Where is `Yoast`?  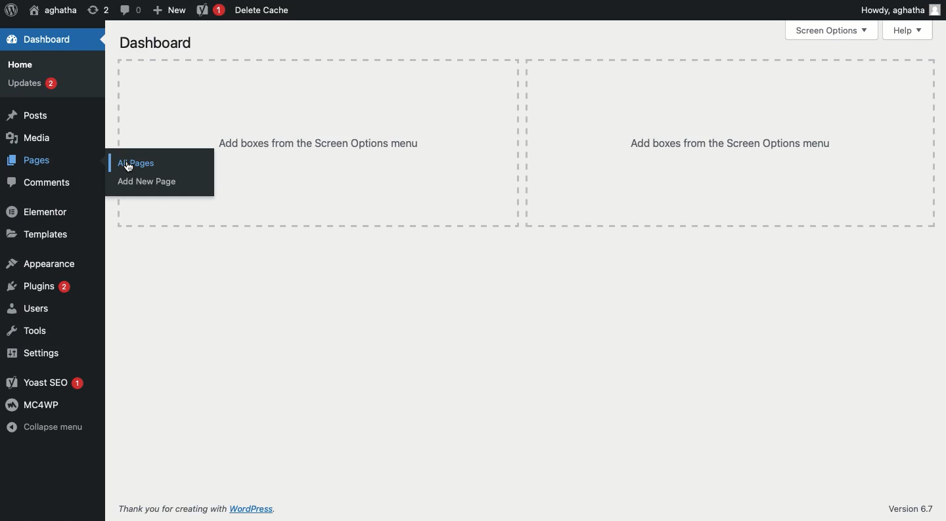
Yoast is located at coordinates (208, 10).